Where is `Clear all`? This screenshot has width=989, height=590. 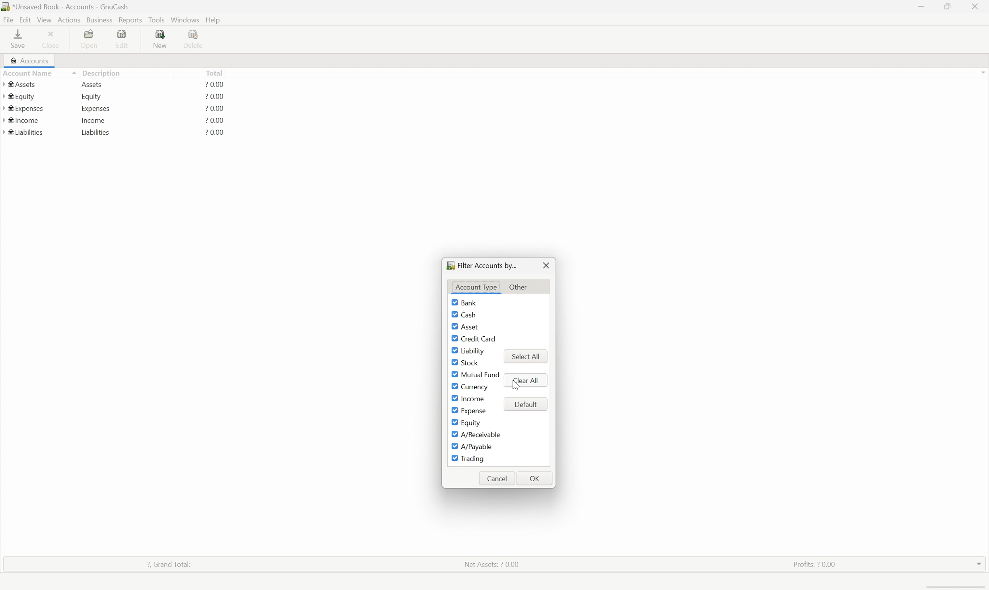 Clear all is located at coordinates (525, 380).